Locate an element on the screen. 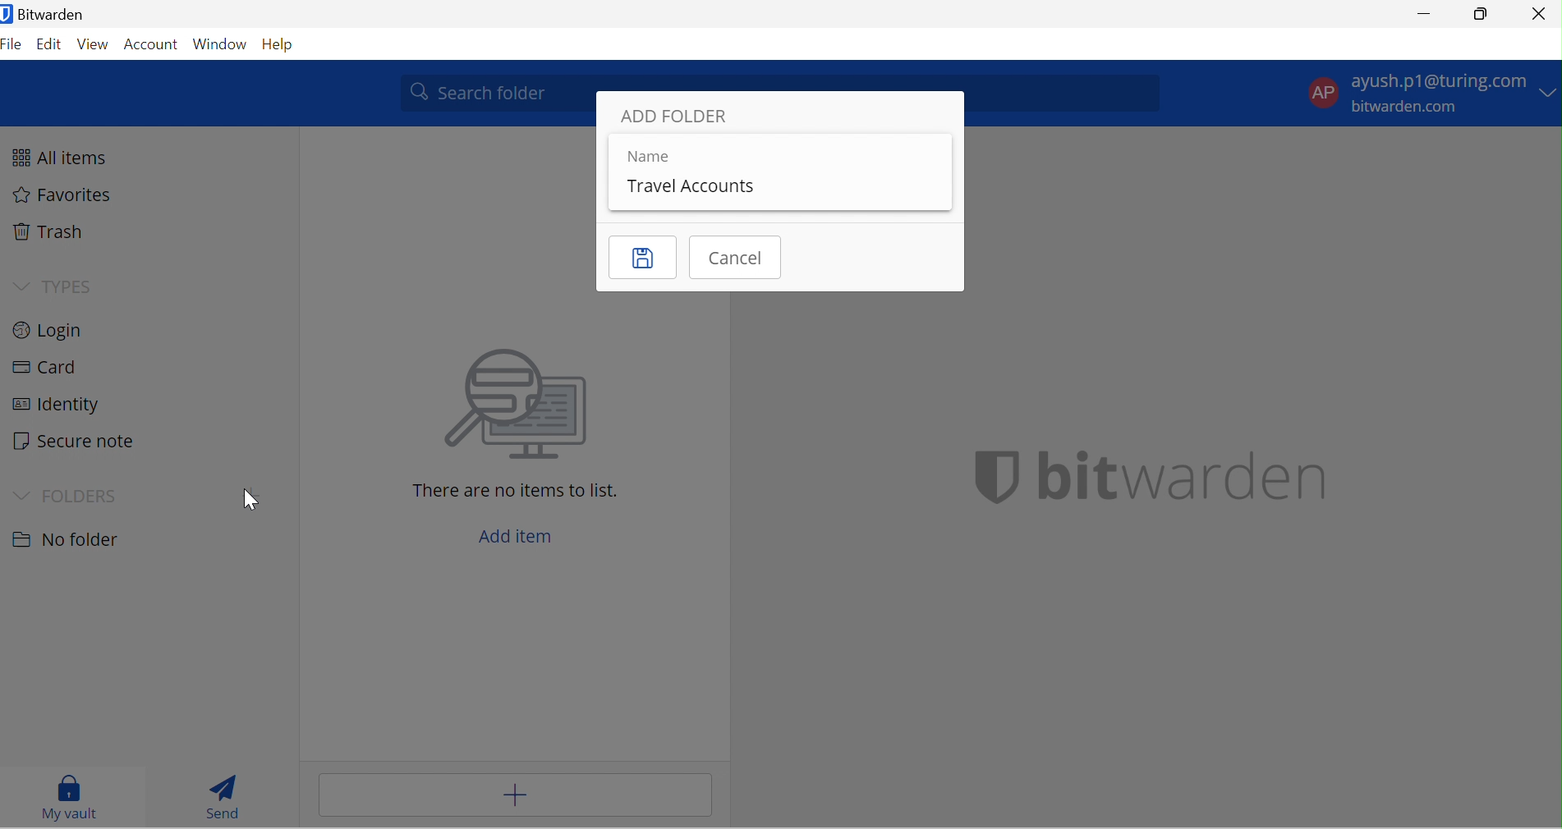 This screenshot has width=1562, height=829. Trash is located at coordinates (55, 233).